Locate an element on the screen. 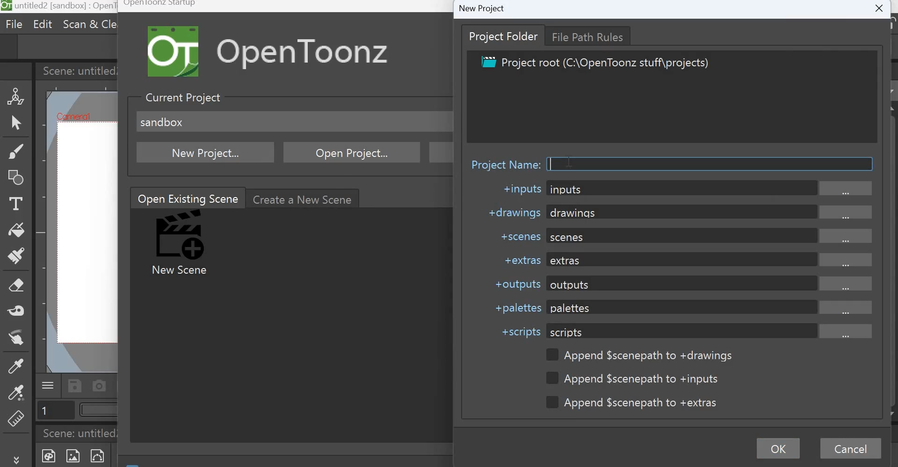 This screenshot has height=467, width=898. Page number is located at coordinates (55, 411).